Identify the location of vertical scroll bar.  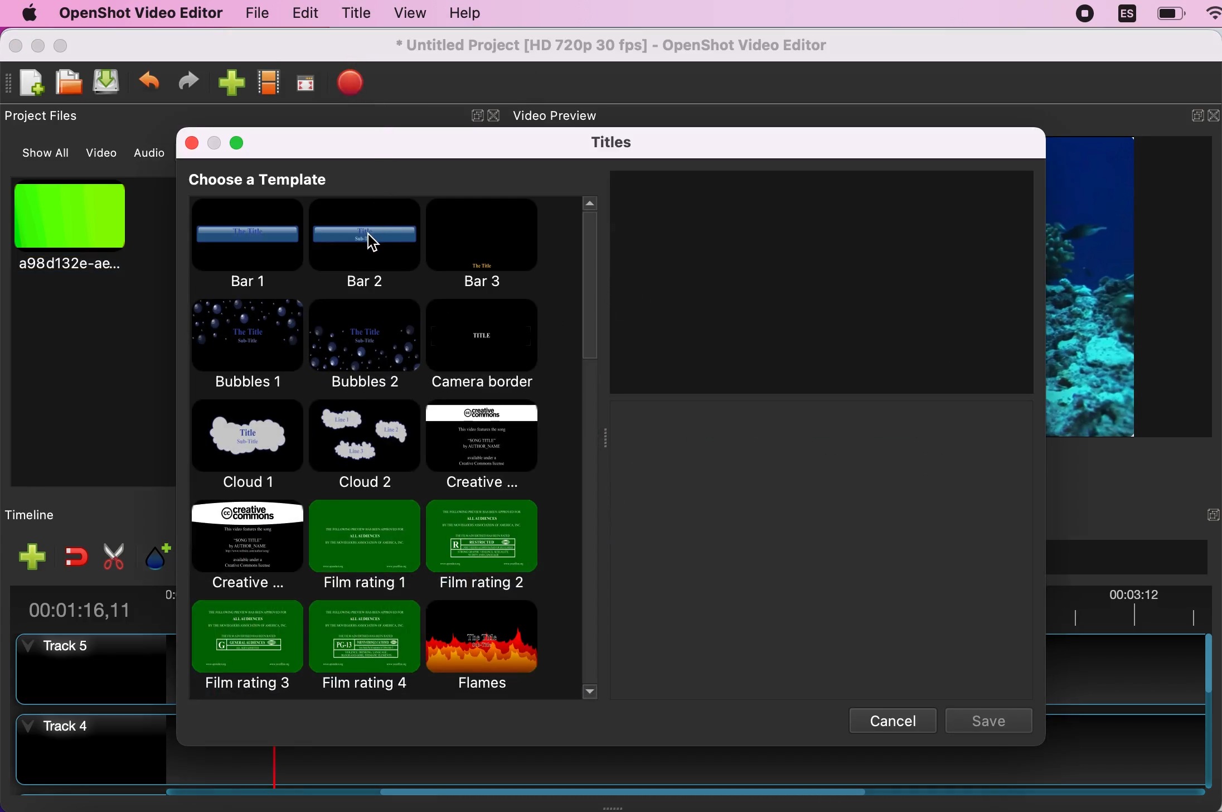
(589, 324).